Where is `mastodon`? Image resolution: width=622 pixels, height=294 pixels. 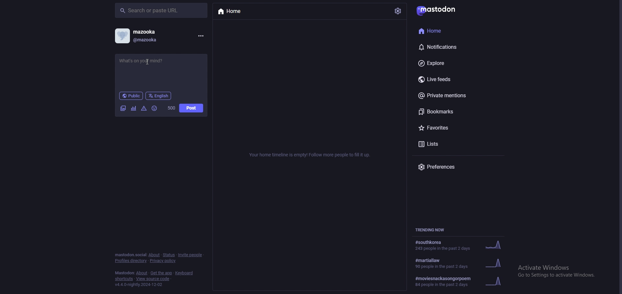 mastodon is located at coordinates (436, 11).